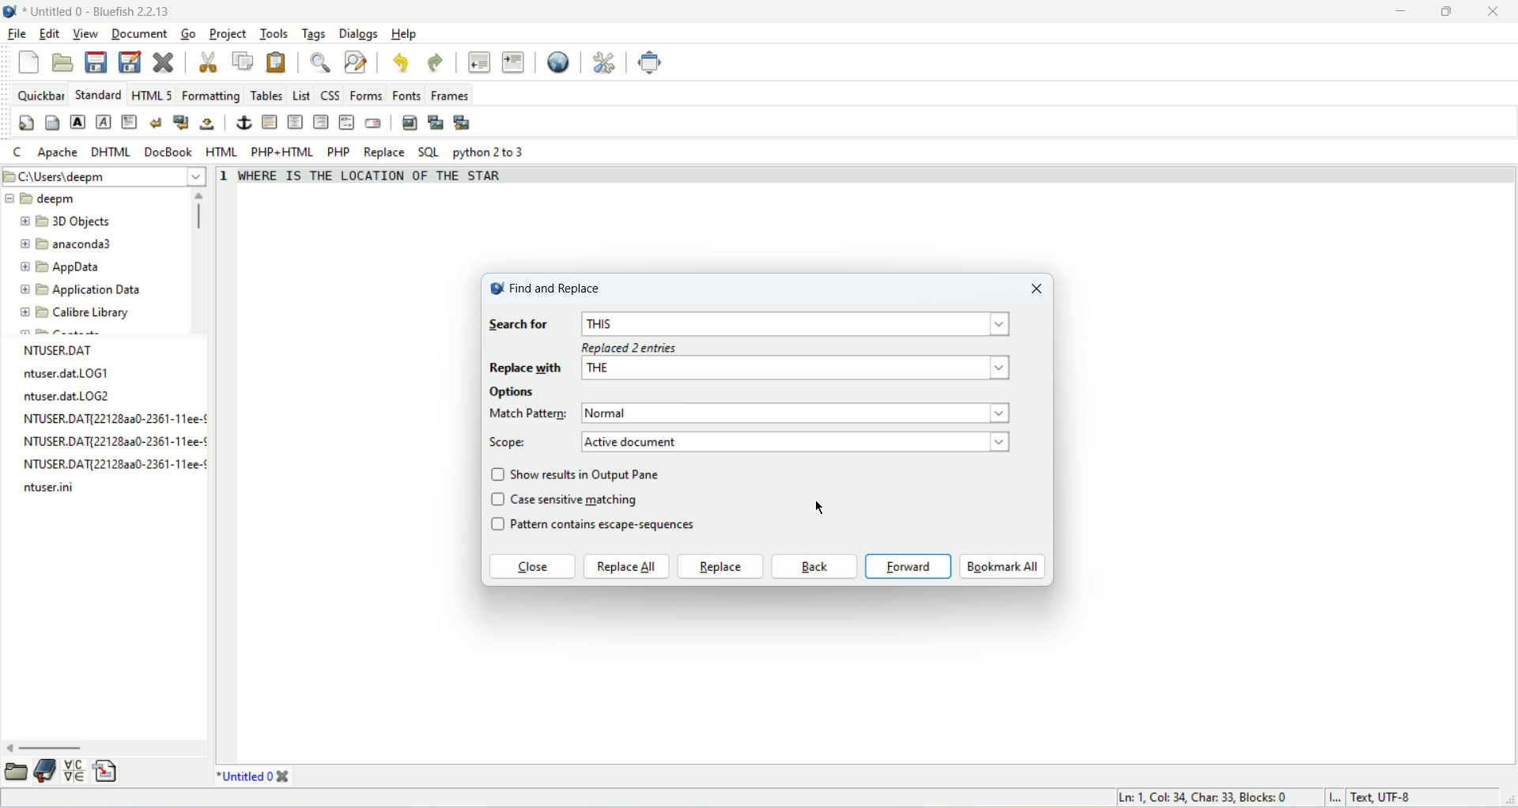  I want to click on tables, so click(266, 96).